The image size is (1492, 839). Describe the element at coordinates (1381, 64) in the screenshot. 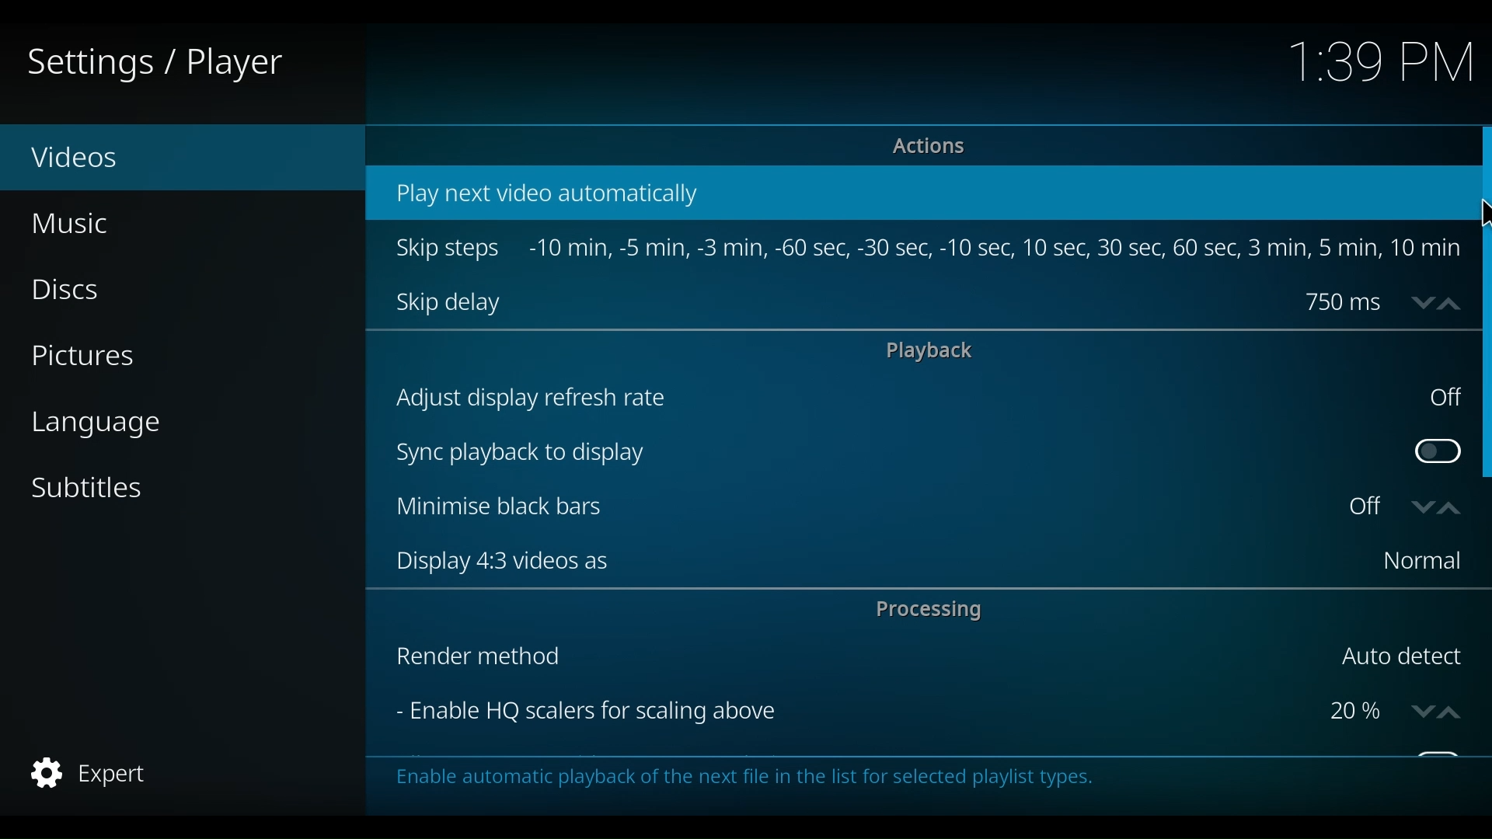

I see `Time` at that location.